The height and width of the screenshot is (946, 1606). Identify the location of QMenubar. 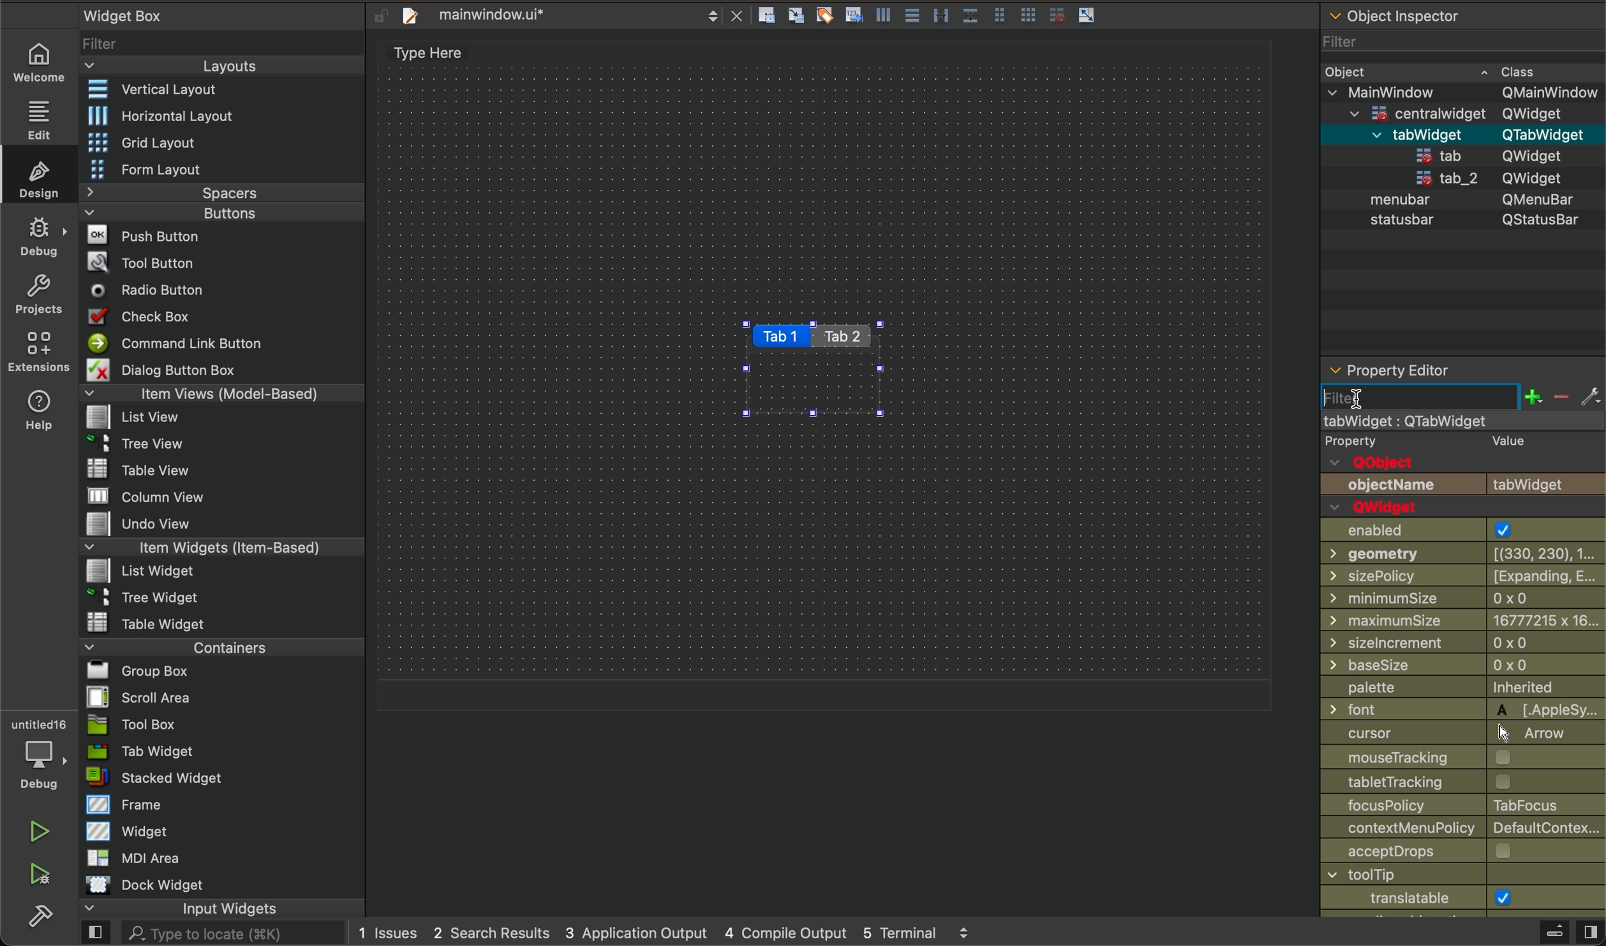
(1528, 201).